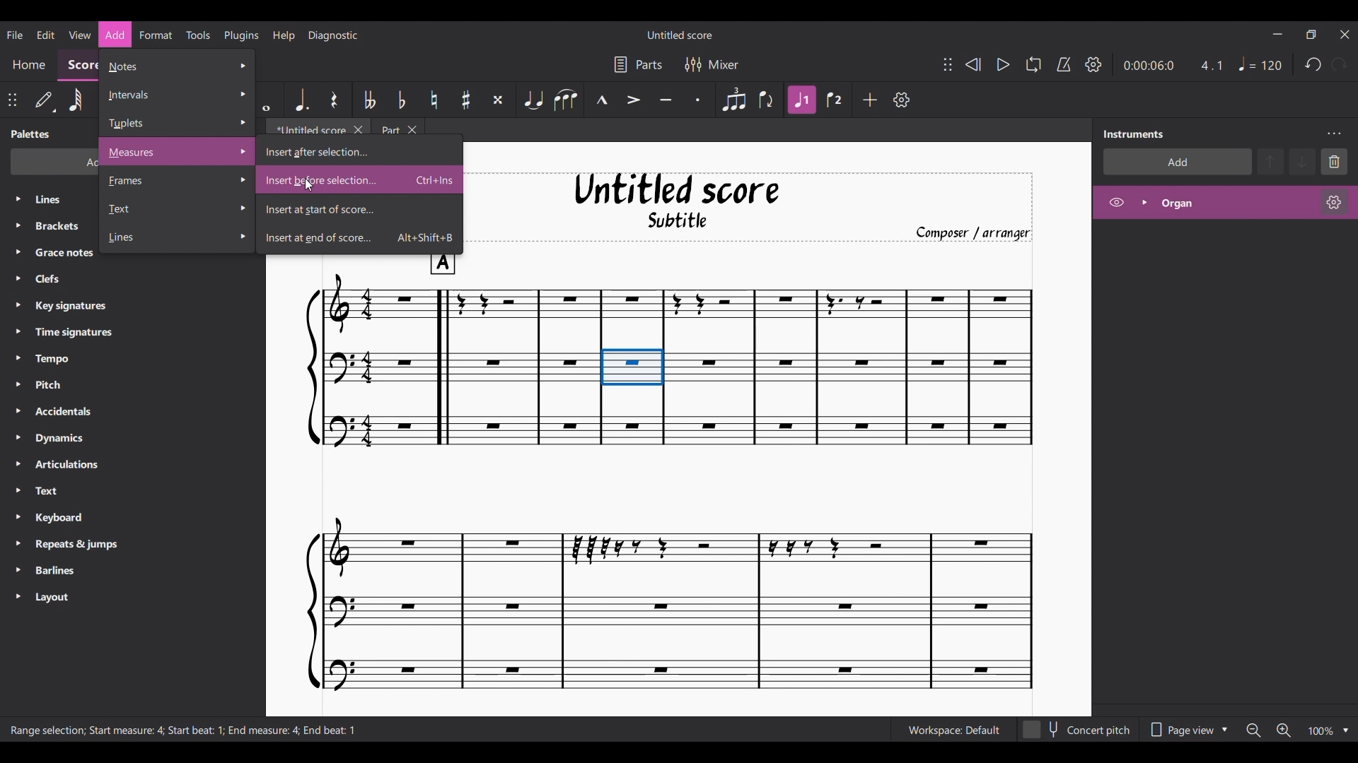  What do you see at coordinates (311, 186) in the screenshot?
I see `cursor` at bounding box center [311, 186].